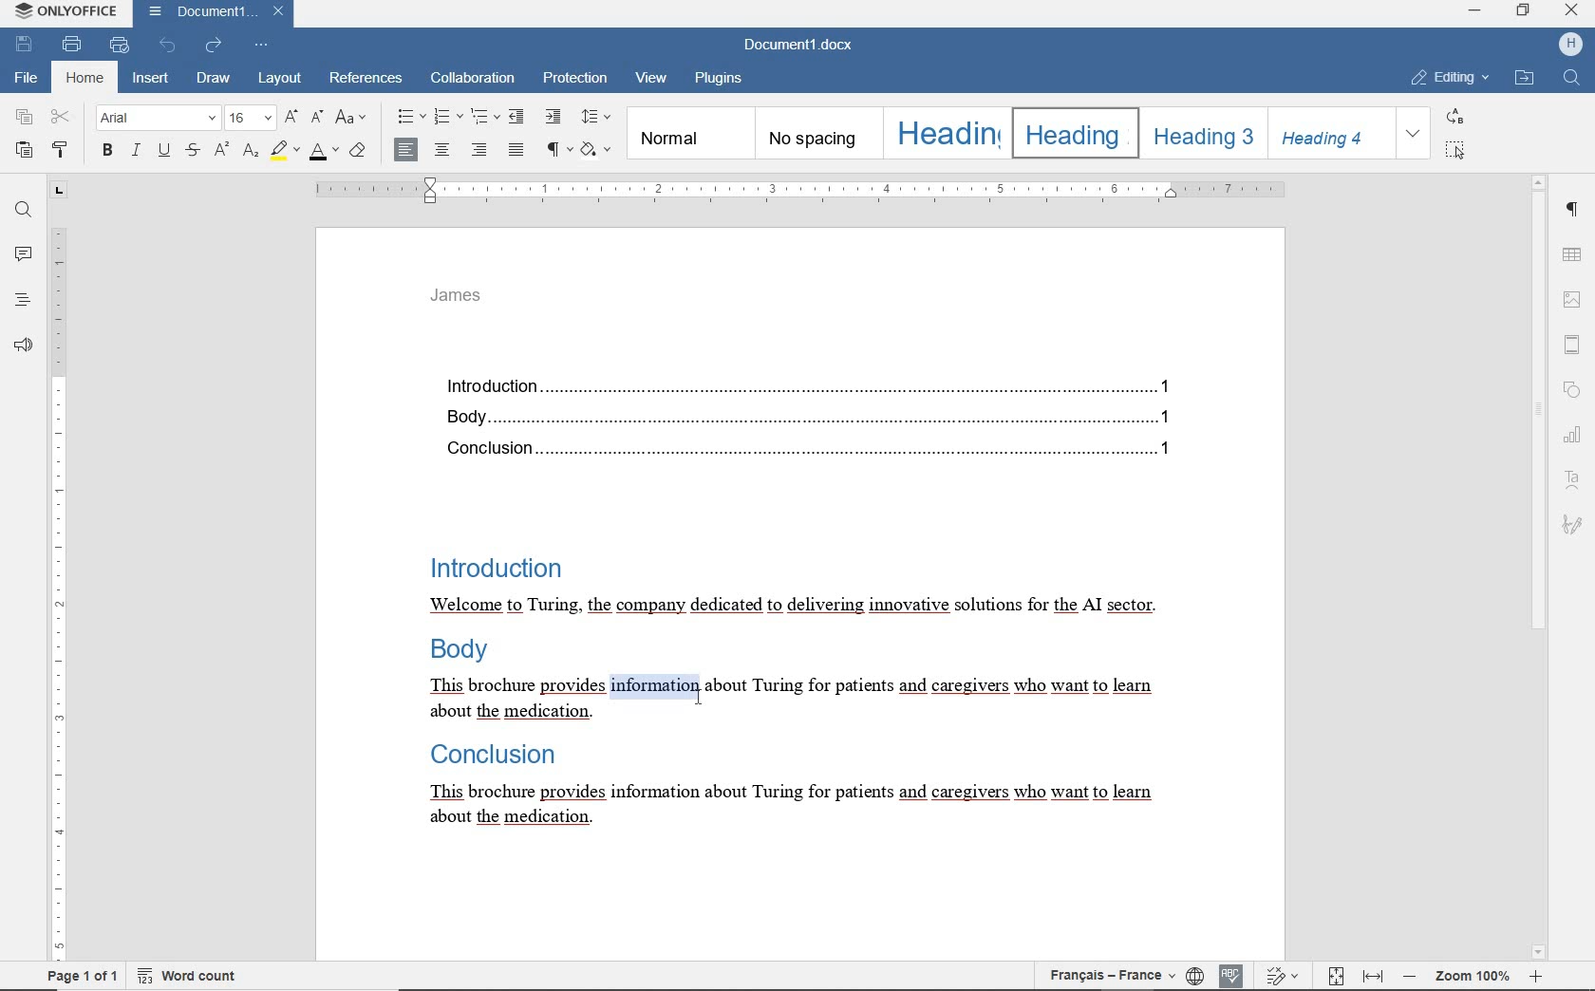  What do you see at coordinates (574, 80) in the screenshot?
I see `PROTECTION` at bounding box center [574, 80].